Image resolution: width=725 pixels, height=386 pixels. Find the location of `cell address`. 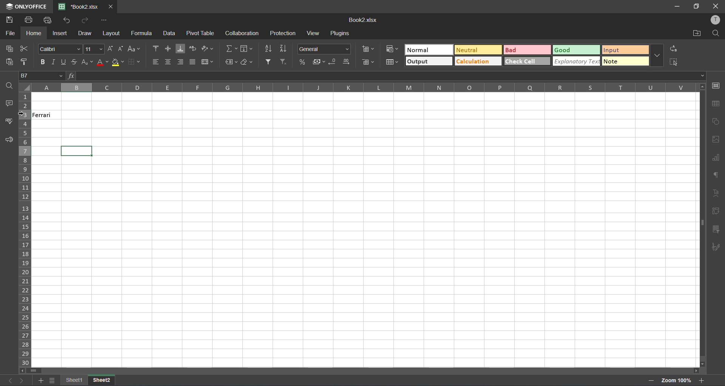

cell address is located at coordinates (42, 77).